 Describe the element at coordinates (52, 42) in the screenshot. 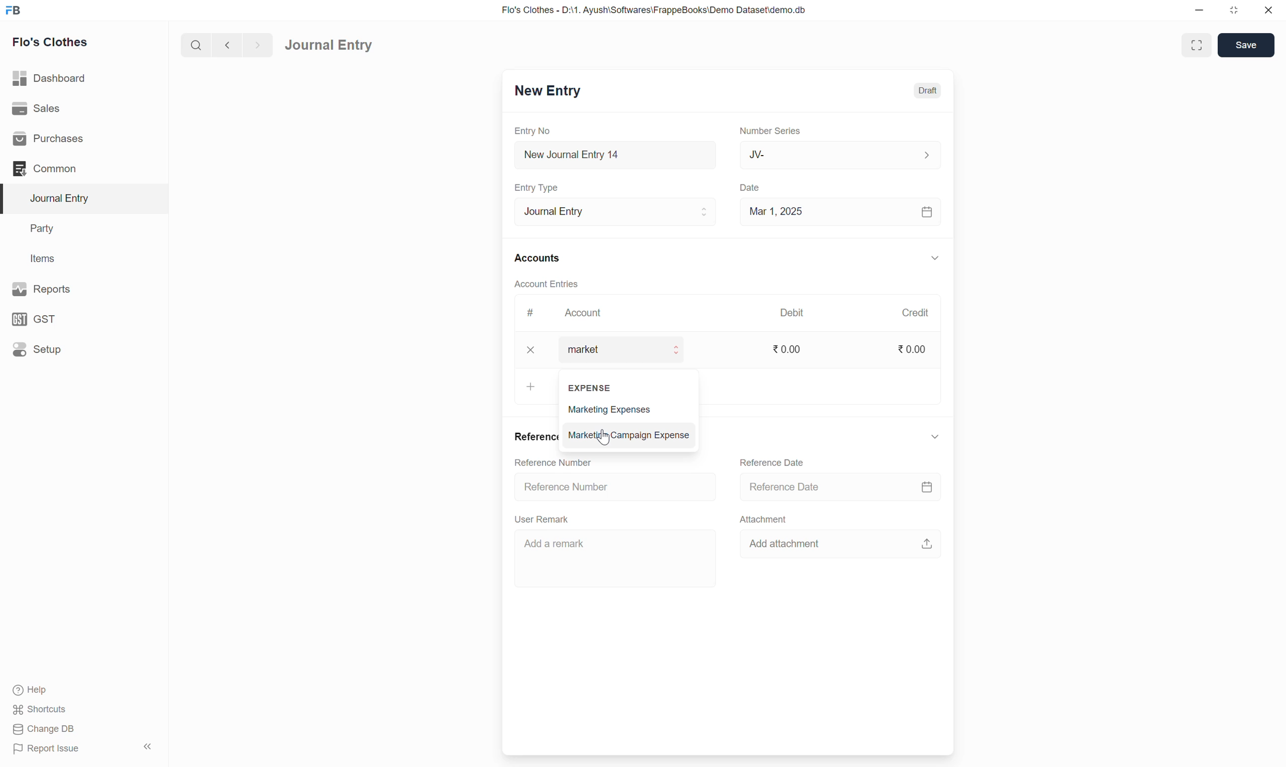

I see `Flo's Clothes` at that location.